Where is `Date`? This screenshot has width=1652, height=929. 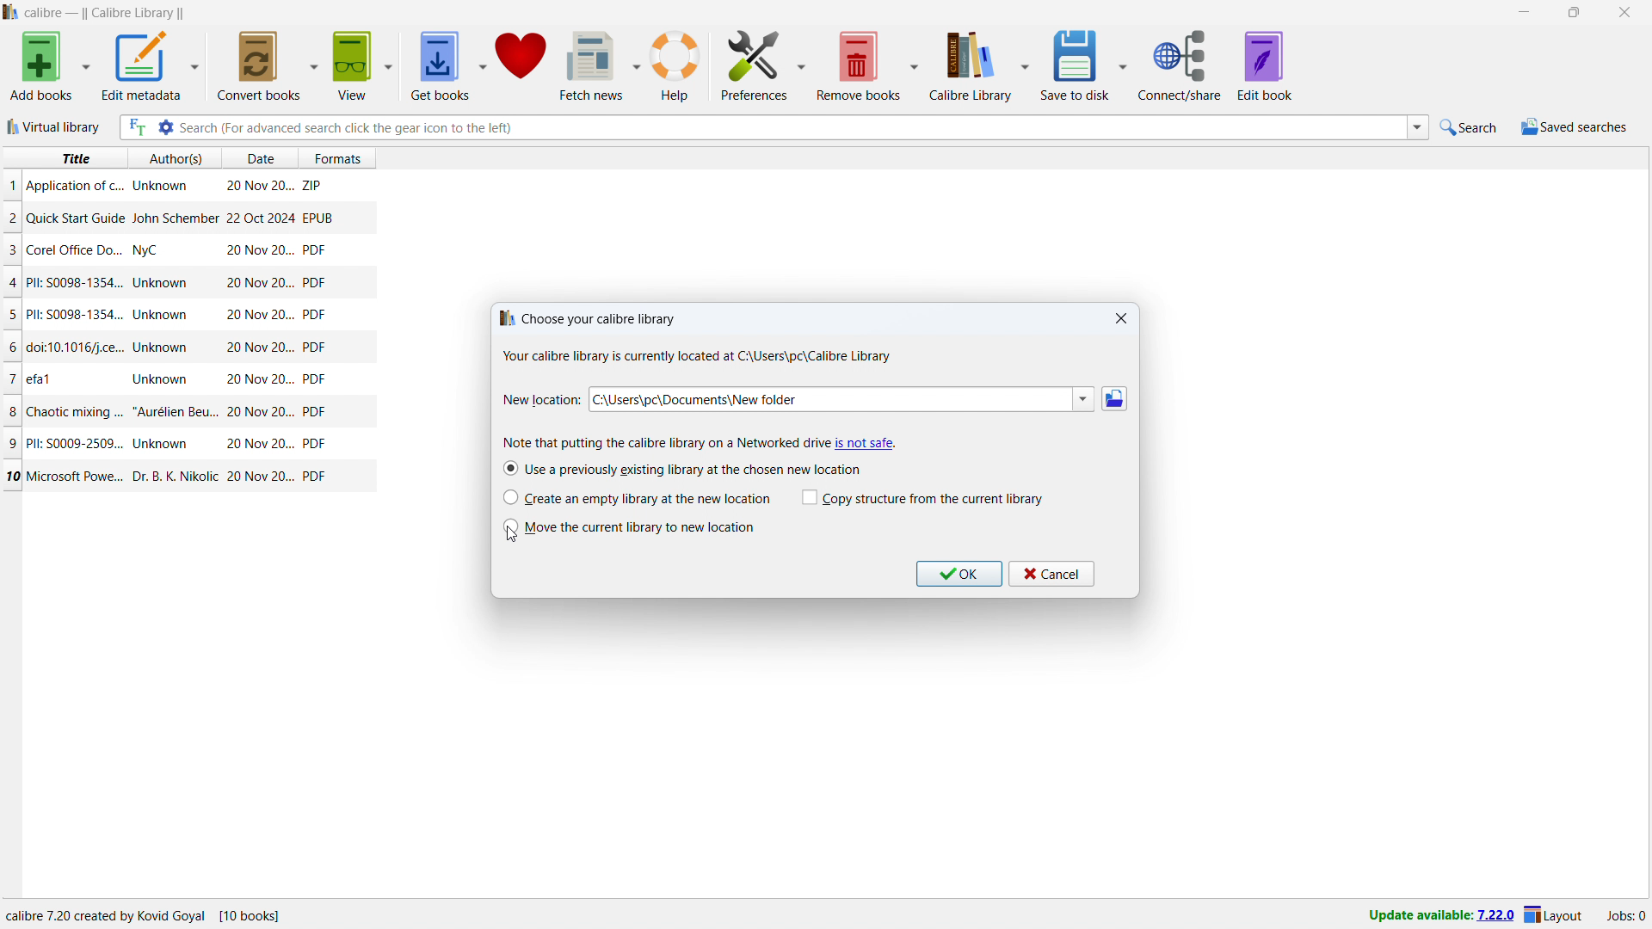 Date is located at coordinates (260, 188).